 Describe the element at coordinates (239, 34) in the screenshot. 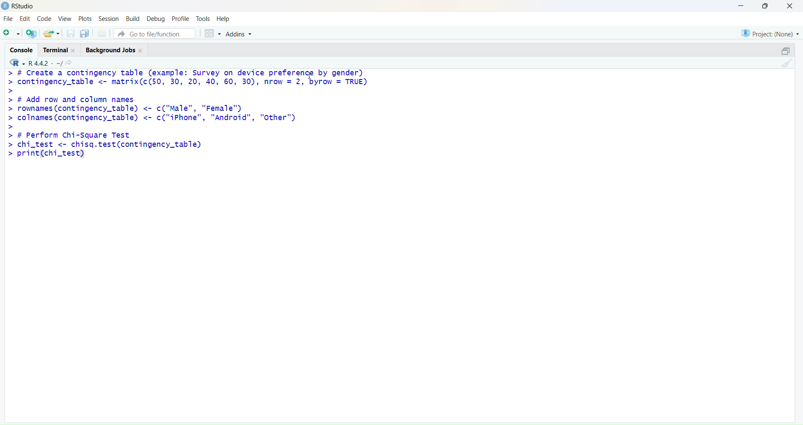

I see `Addins` at that location.